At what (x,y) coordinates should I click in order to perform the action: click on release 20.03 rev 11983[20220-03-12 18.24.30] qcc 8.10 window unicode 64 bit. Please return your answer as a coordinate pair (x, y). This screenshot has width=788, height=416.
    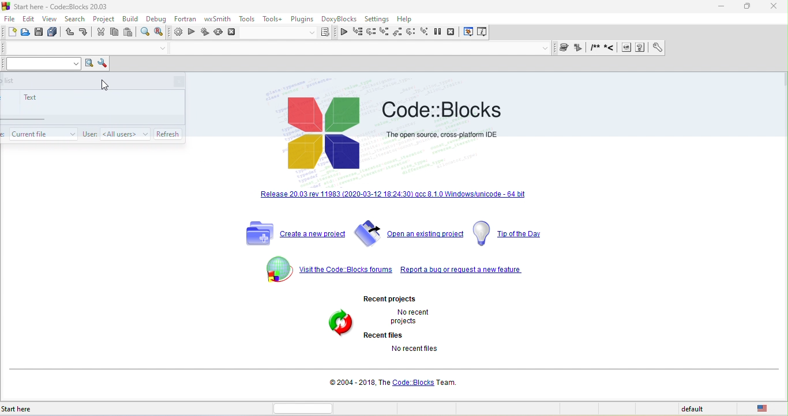
    Looking at the image, I should click on (394, 196).